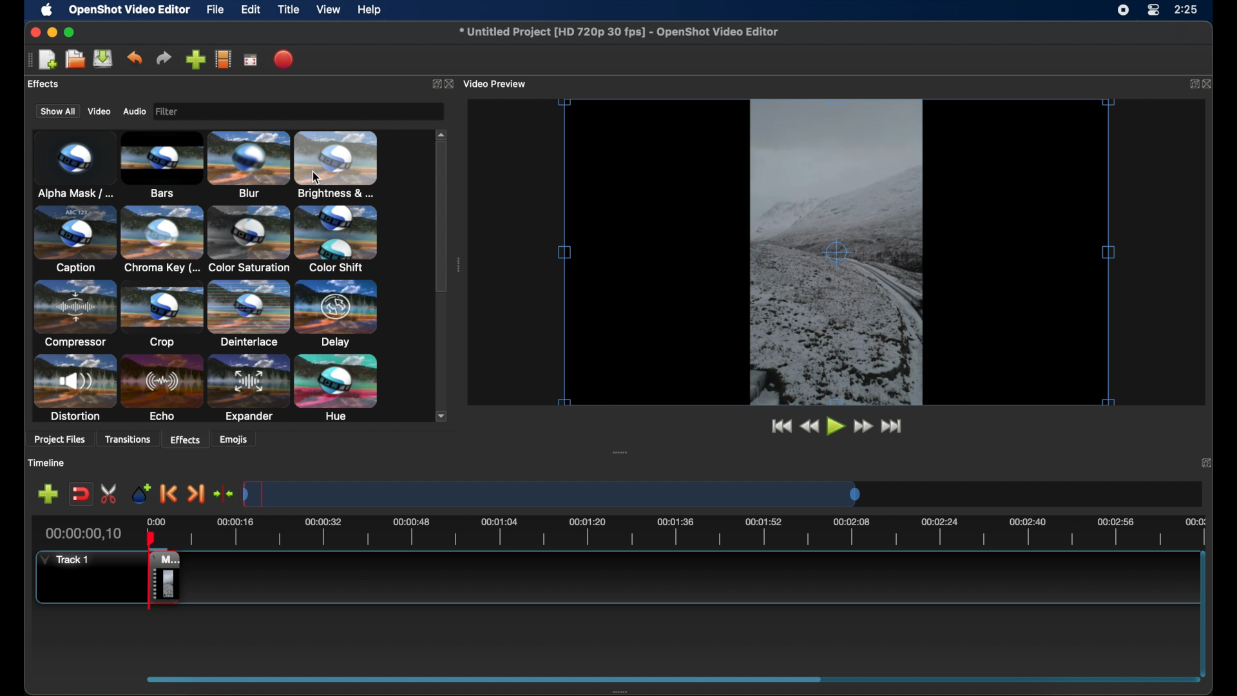 The image size is (1237, 696). Describe the element at coordinates (32, 32) in the screenshot. I see `close` at that location.